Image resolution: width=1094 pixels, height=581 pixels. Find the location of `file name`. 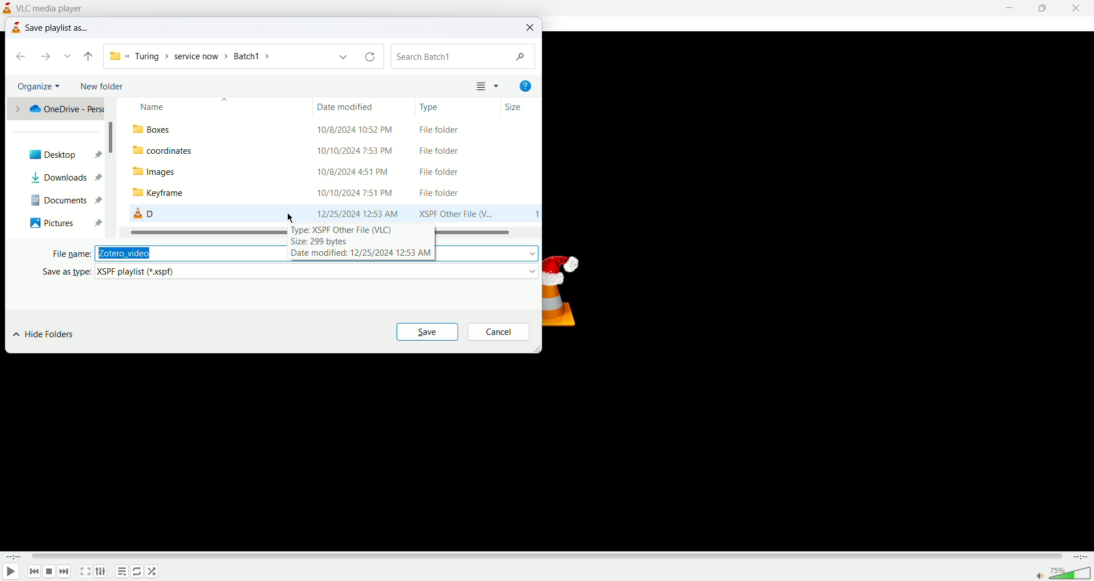

file name is located at coordinates (69, 254).